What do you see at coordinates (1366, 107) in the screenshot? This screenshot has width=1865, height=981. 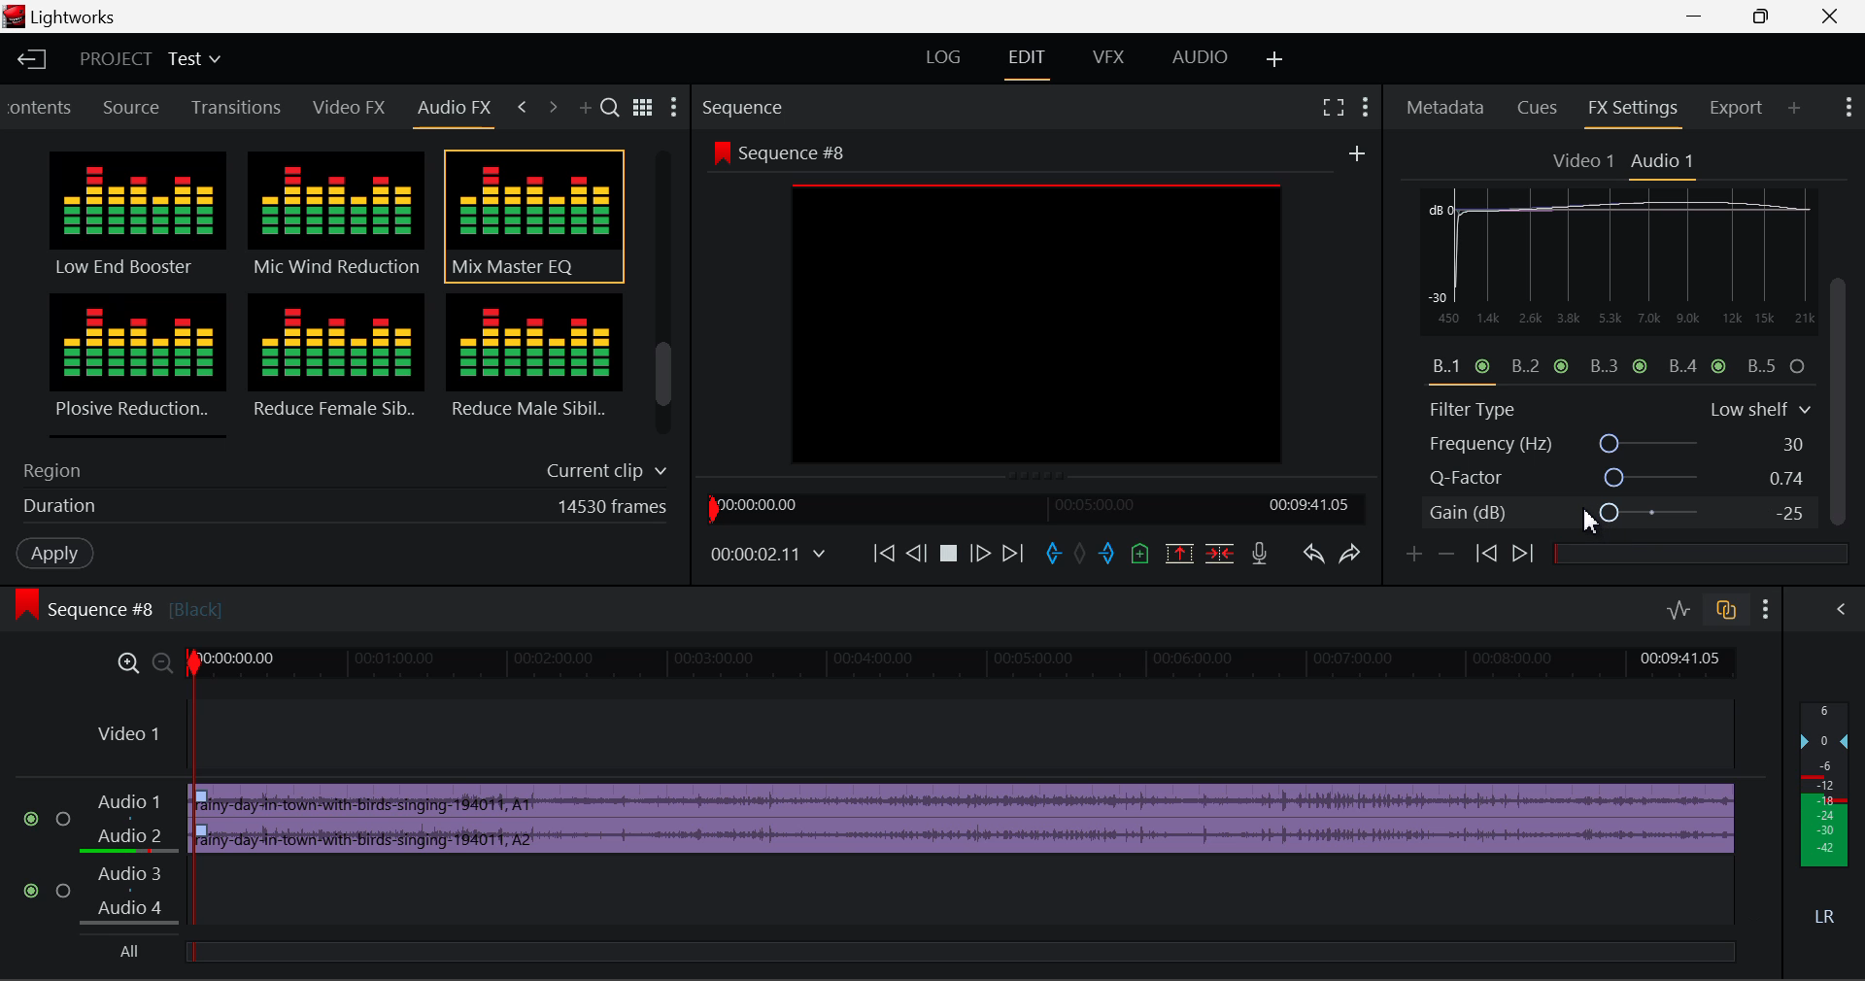 I see `Show Settings` at bounding box center [1366, 107].